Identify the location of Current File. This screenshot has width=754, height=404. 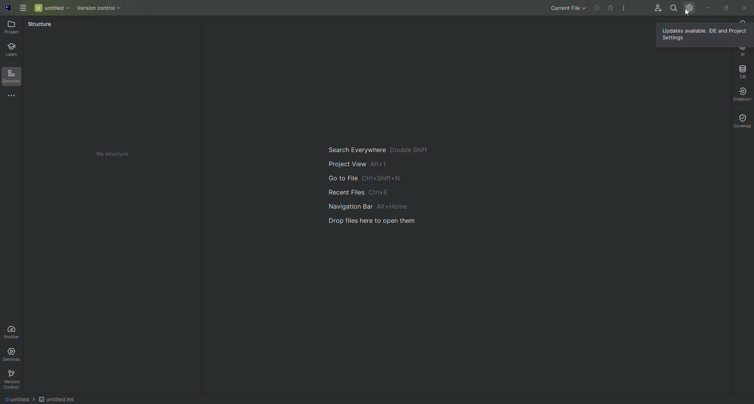
(561, 9).